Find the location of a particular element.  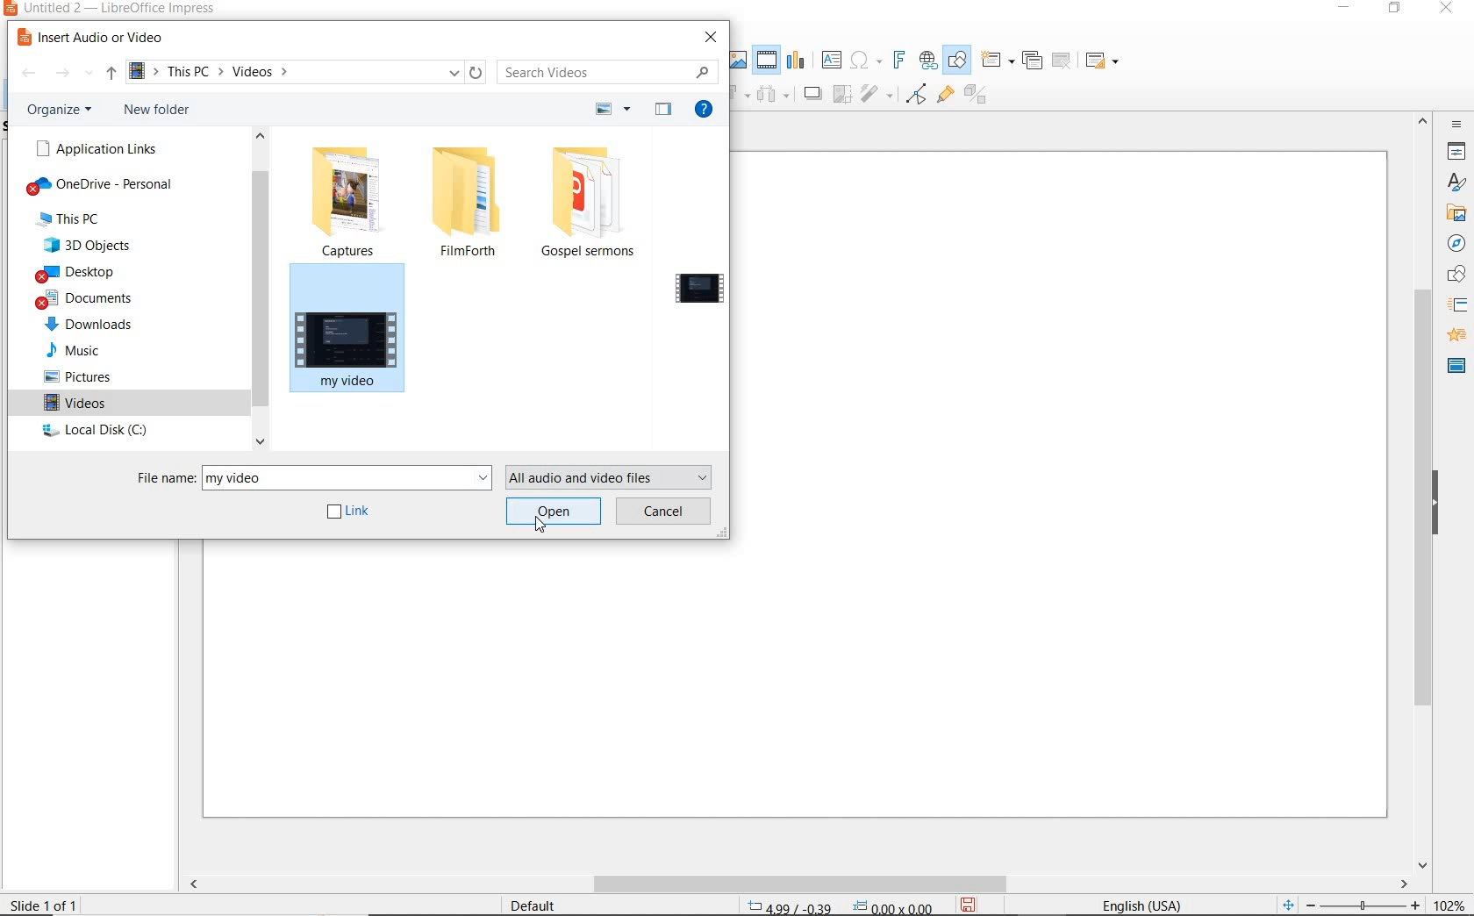

CHANGE YOUR VIEW  is located at coordinates (615, 108).